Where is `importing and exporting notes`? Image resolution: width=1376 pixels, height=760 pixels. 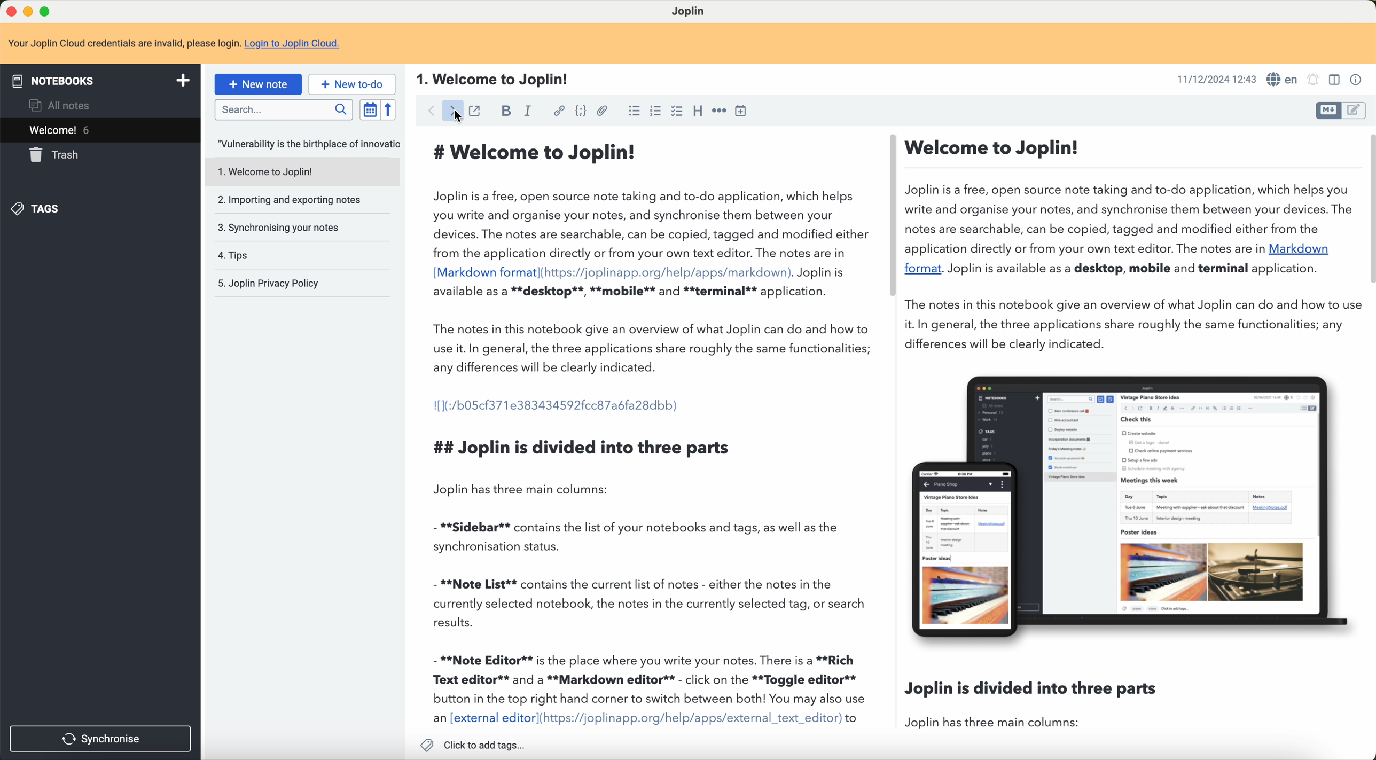
importing and exporting notes is located at coordinates (292, 200).